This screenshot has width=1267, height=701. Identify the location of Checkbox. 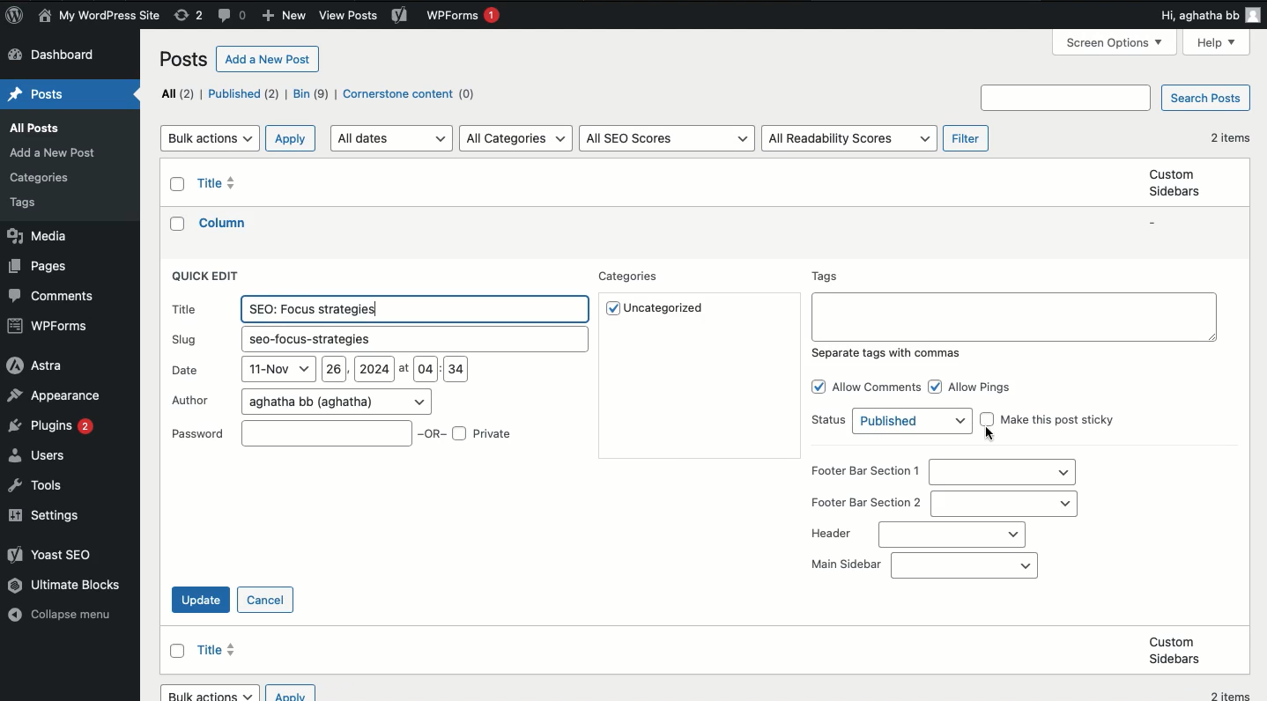
(179, 185).